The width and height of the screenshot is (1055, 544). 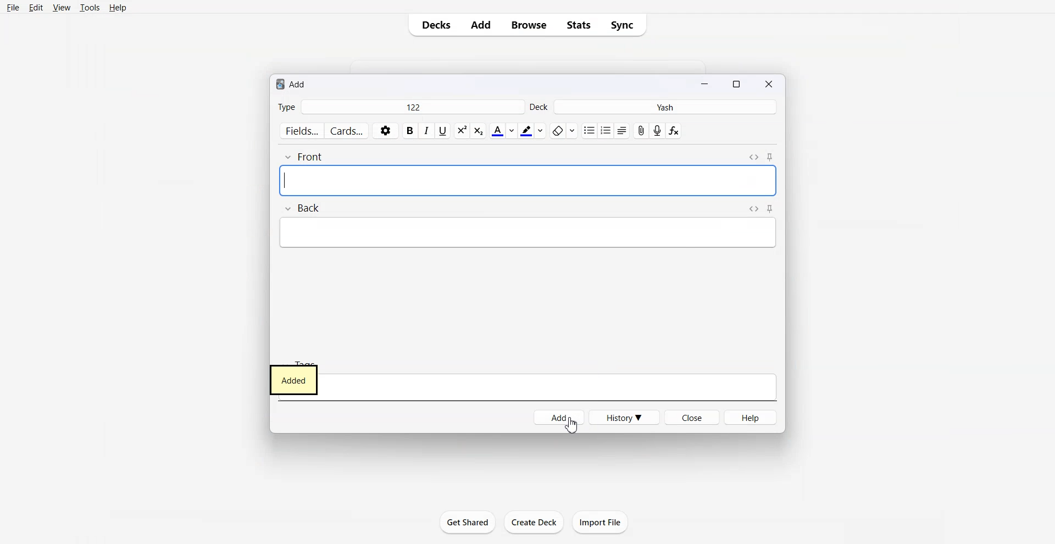 I want to click on Equation, so click(x=675, y=131).